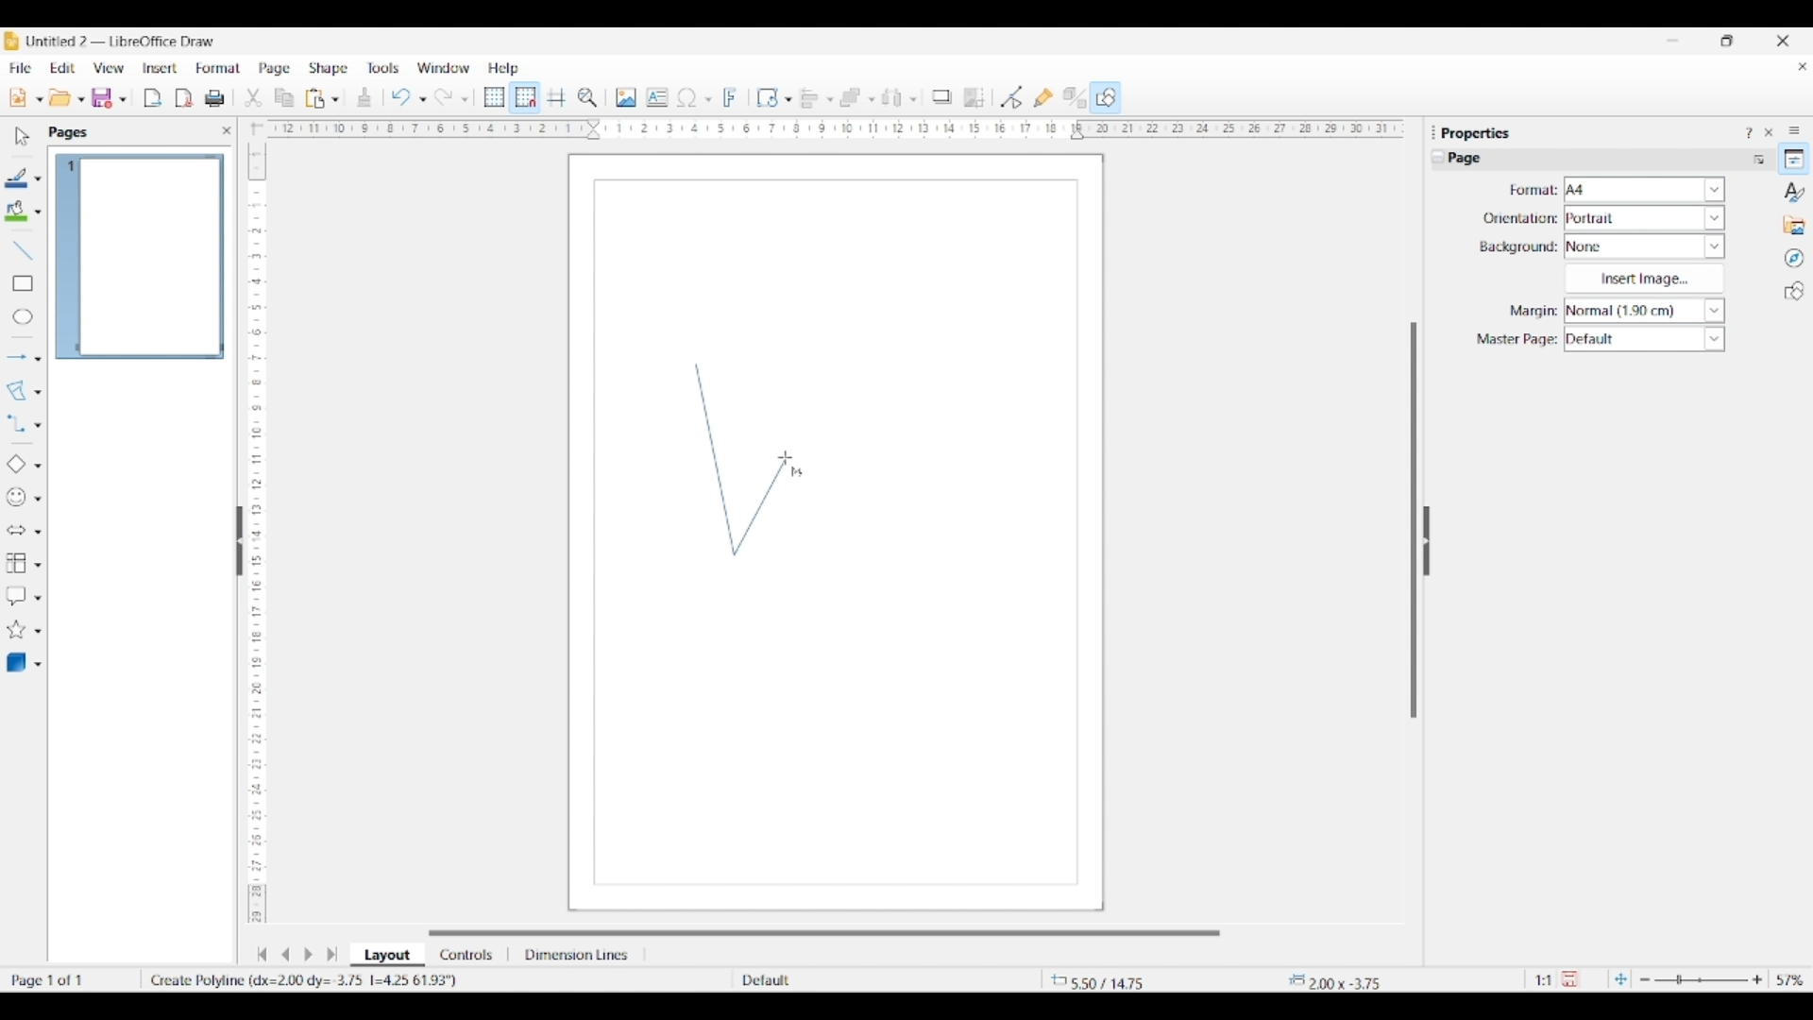  What do you see at coordinates (18, 97) in the screenshot?
I see `Selected new document` at bounding box center [18, 97].